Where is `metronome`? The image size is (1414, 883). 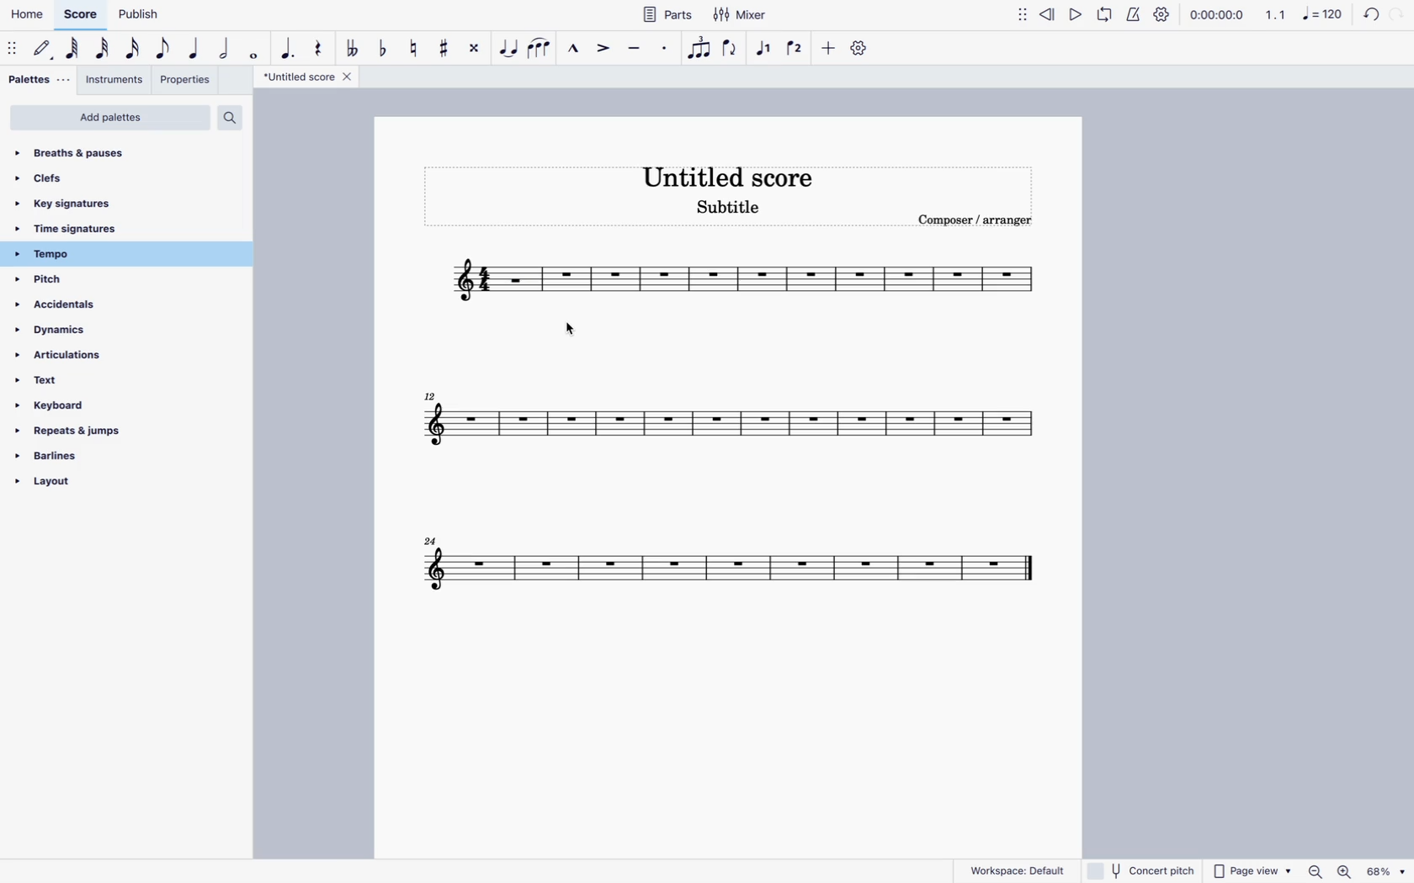
metronome is located at coordinates (1133, 15).